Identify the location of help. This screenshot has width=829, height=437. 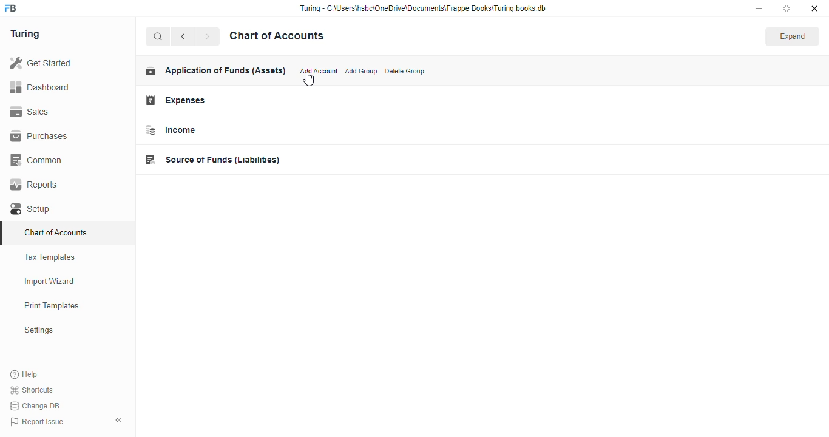
(24, 374).